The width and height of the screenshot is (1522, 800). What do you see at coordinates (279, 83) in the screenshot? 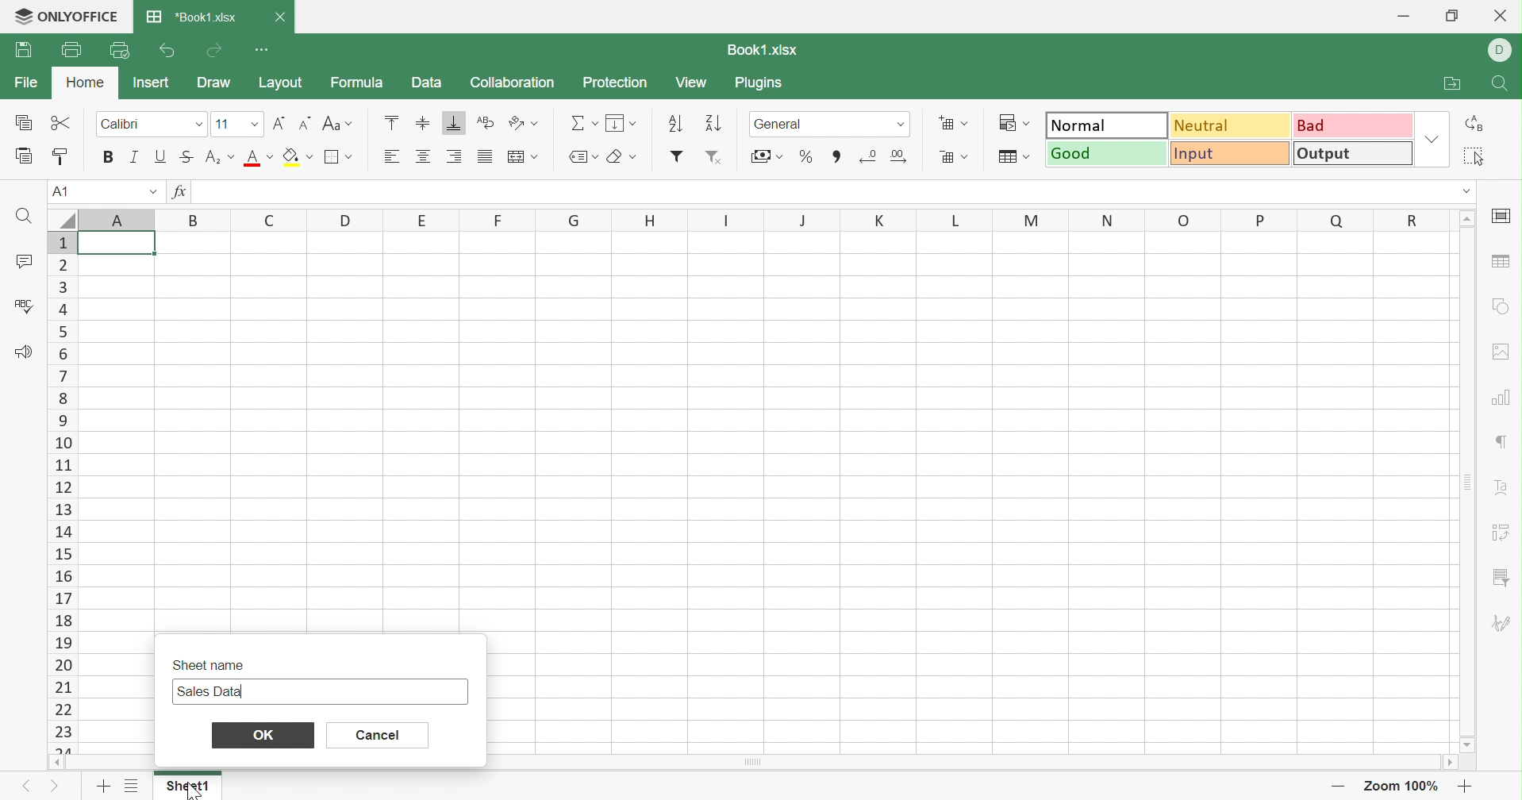
I see `Layout` at bounding box center [279, 83].